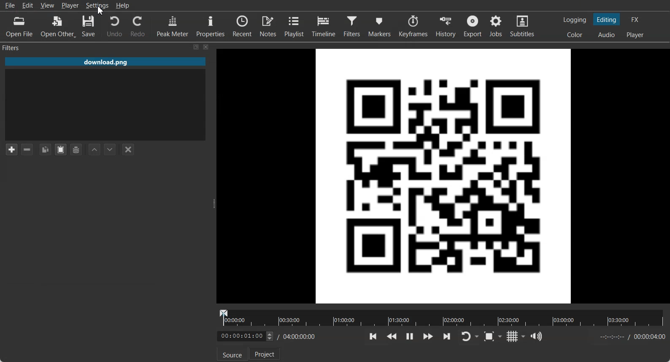 The image size is (670, 362). What do you see at coordinates (516, 336) in the screenshot?
I see `Toggle grid display` at bounding box center [516, 336].